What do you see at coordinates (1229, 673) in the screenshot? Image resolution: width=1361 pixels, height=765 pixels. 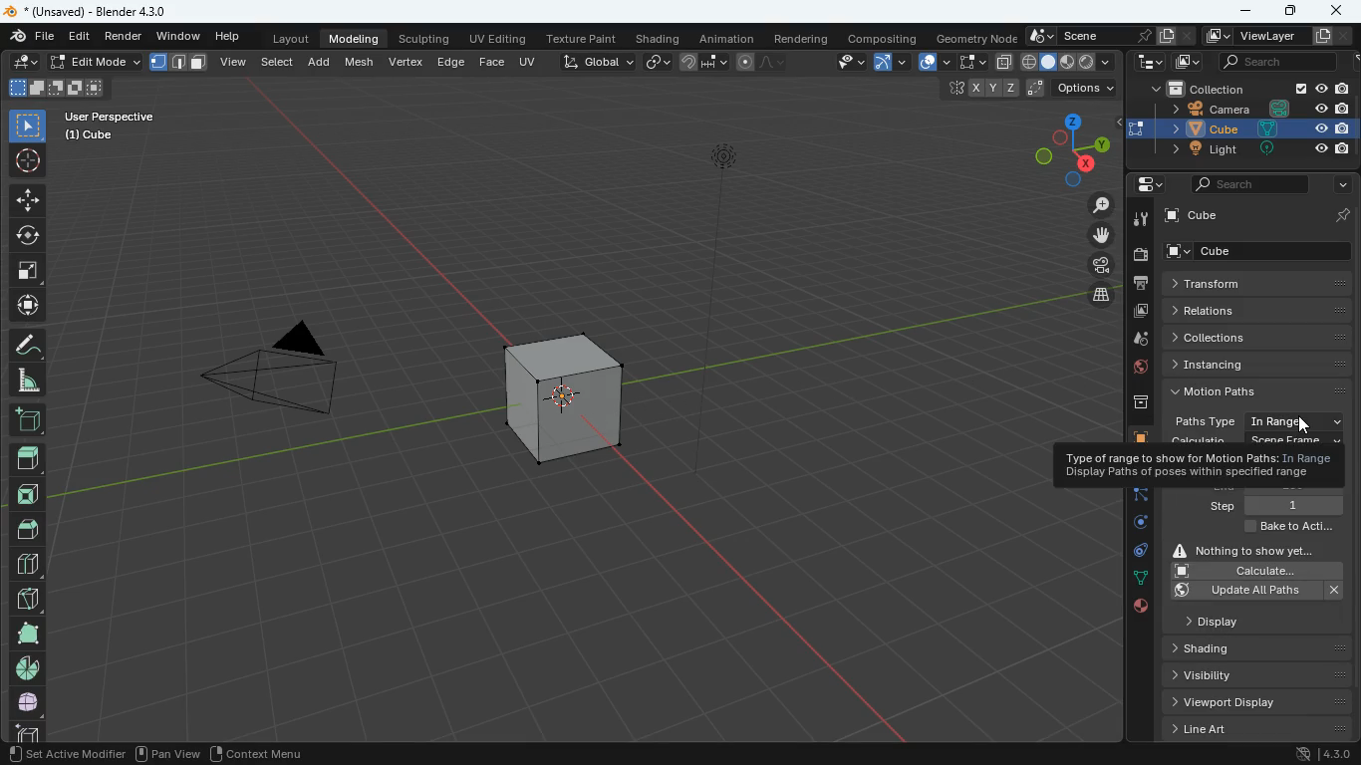 I see `Visiblity` at bounding box center [1229, 673].